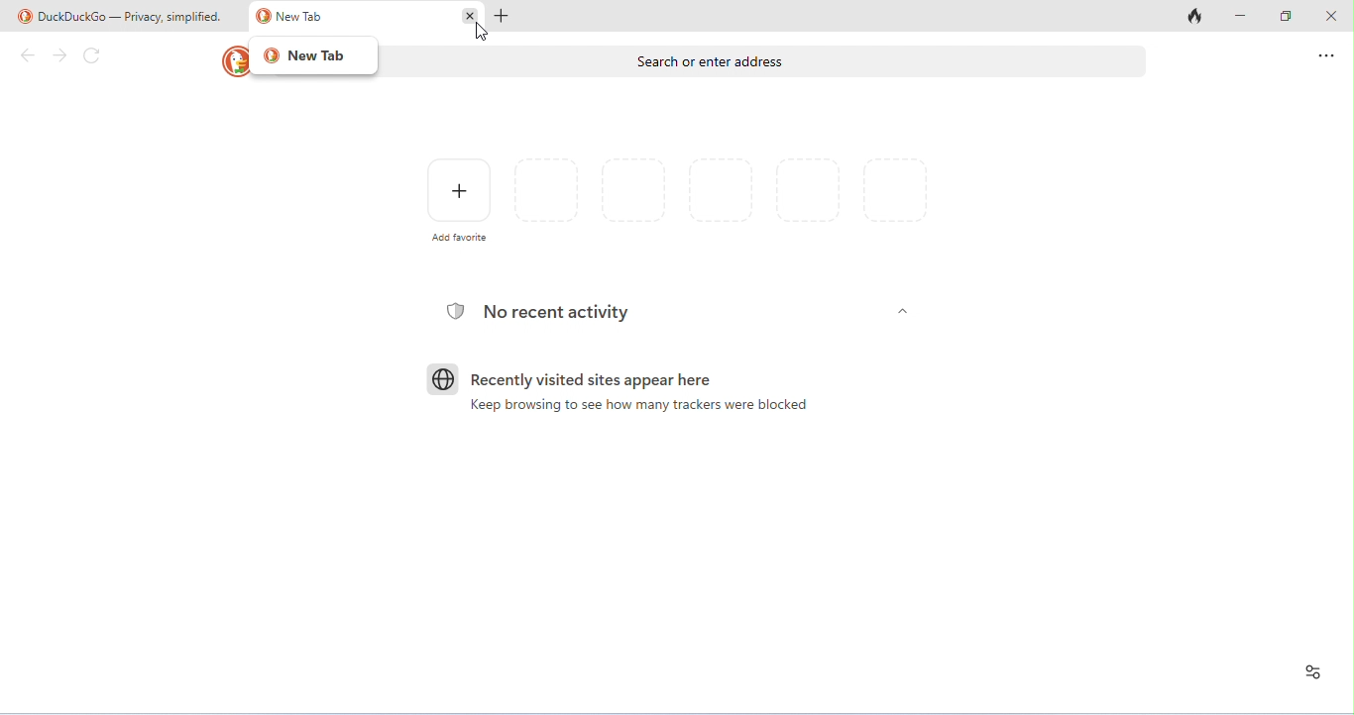 Image resolution: width=1354 pixels, height=715 pixels. Describe the element at coordinates (897, 197) in the screenshot. I see `favorites and recently visited pages` at that location.